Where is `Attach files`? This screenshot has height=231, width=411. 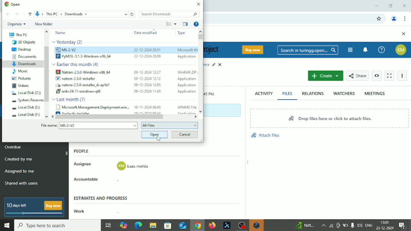 Attach files is located at coordinates (265, 134).